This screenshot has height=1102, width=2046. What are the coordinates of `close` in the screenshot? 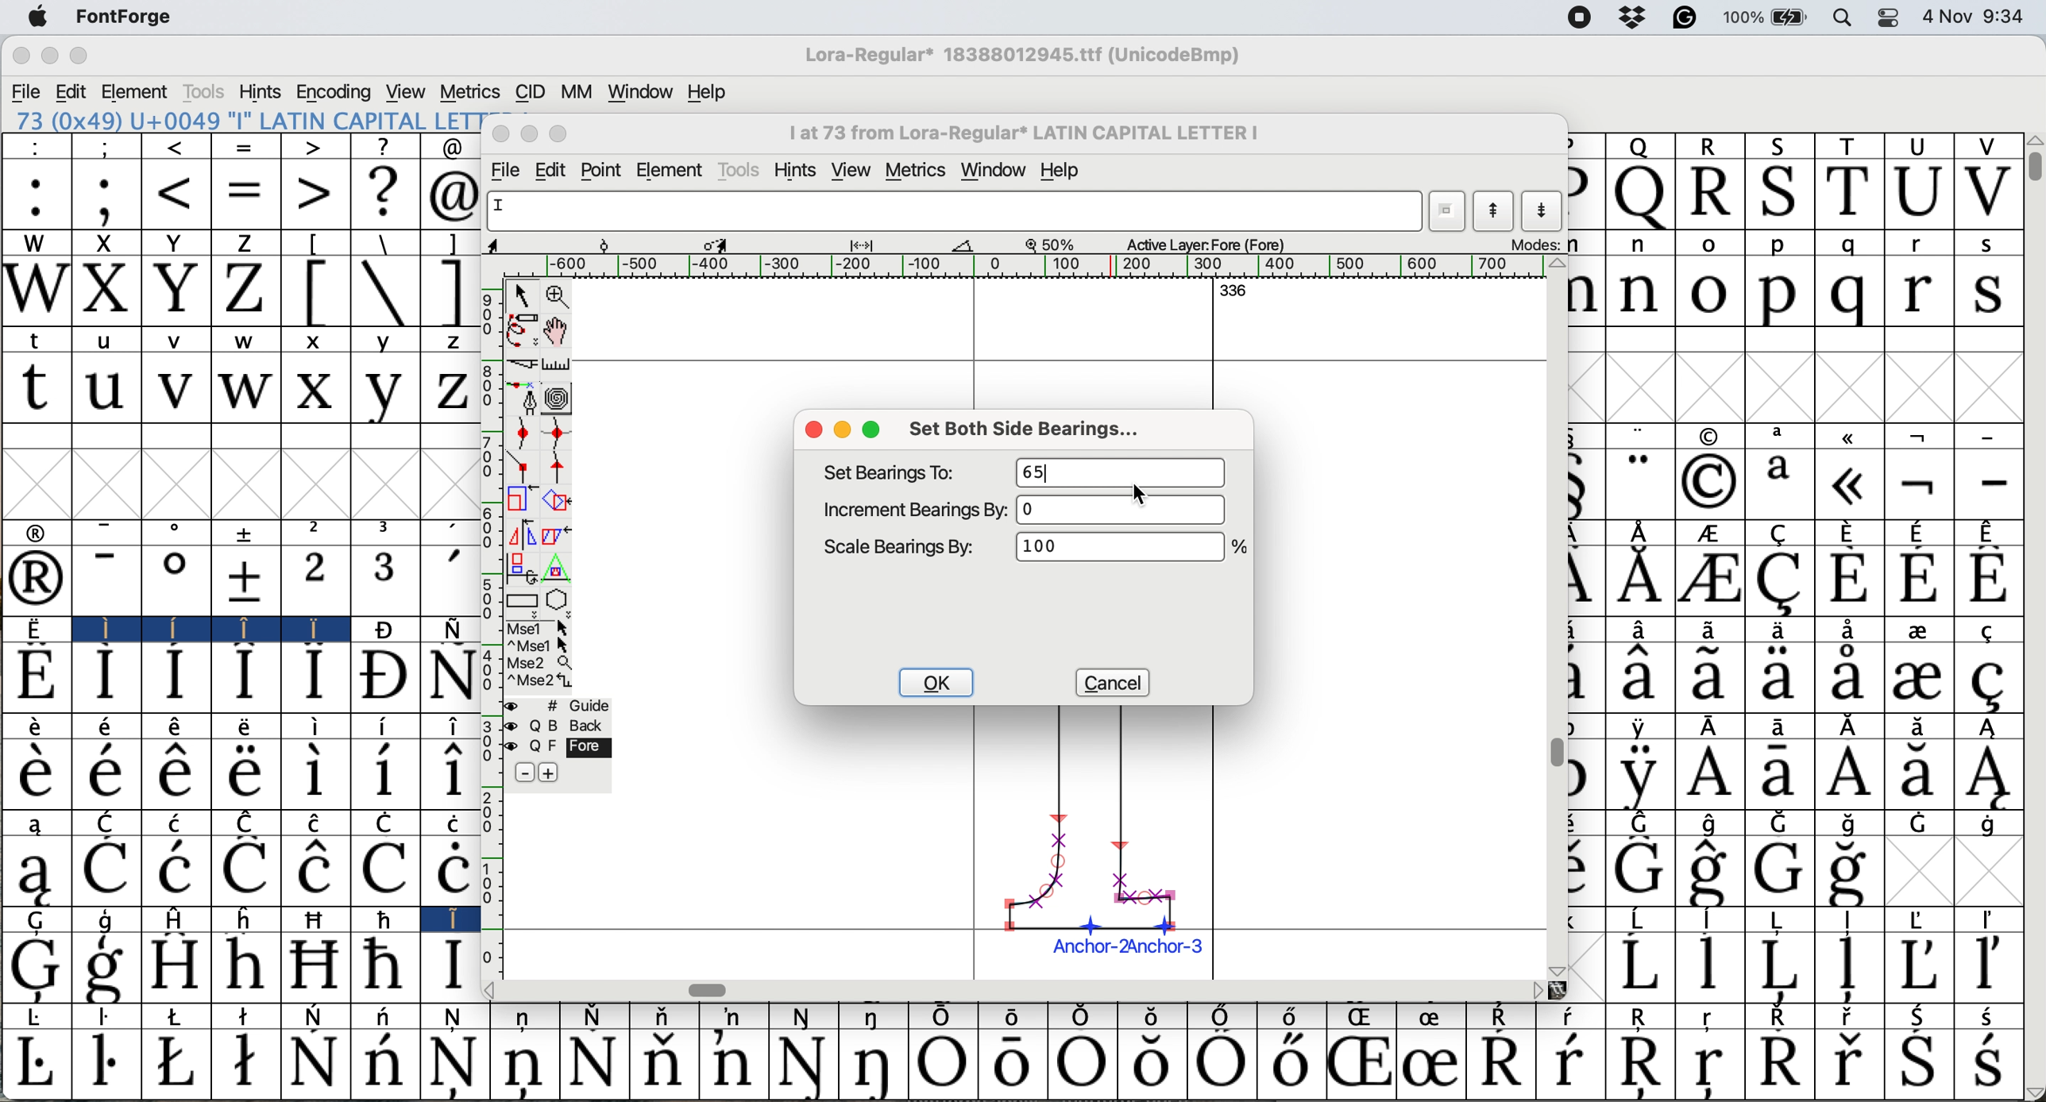 It's located at (21, 56).